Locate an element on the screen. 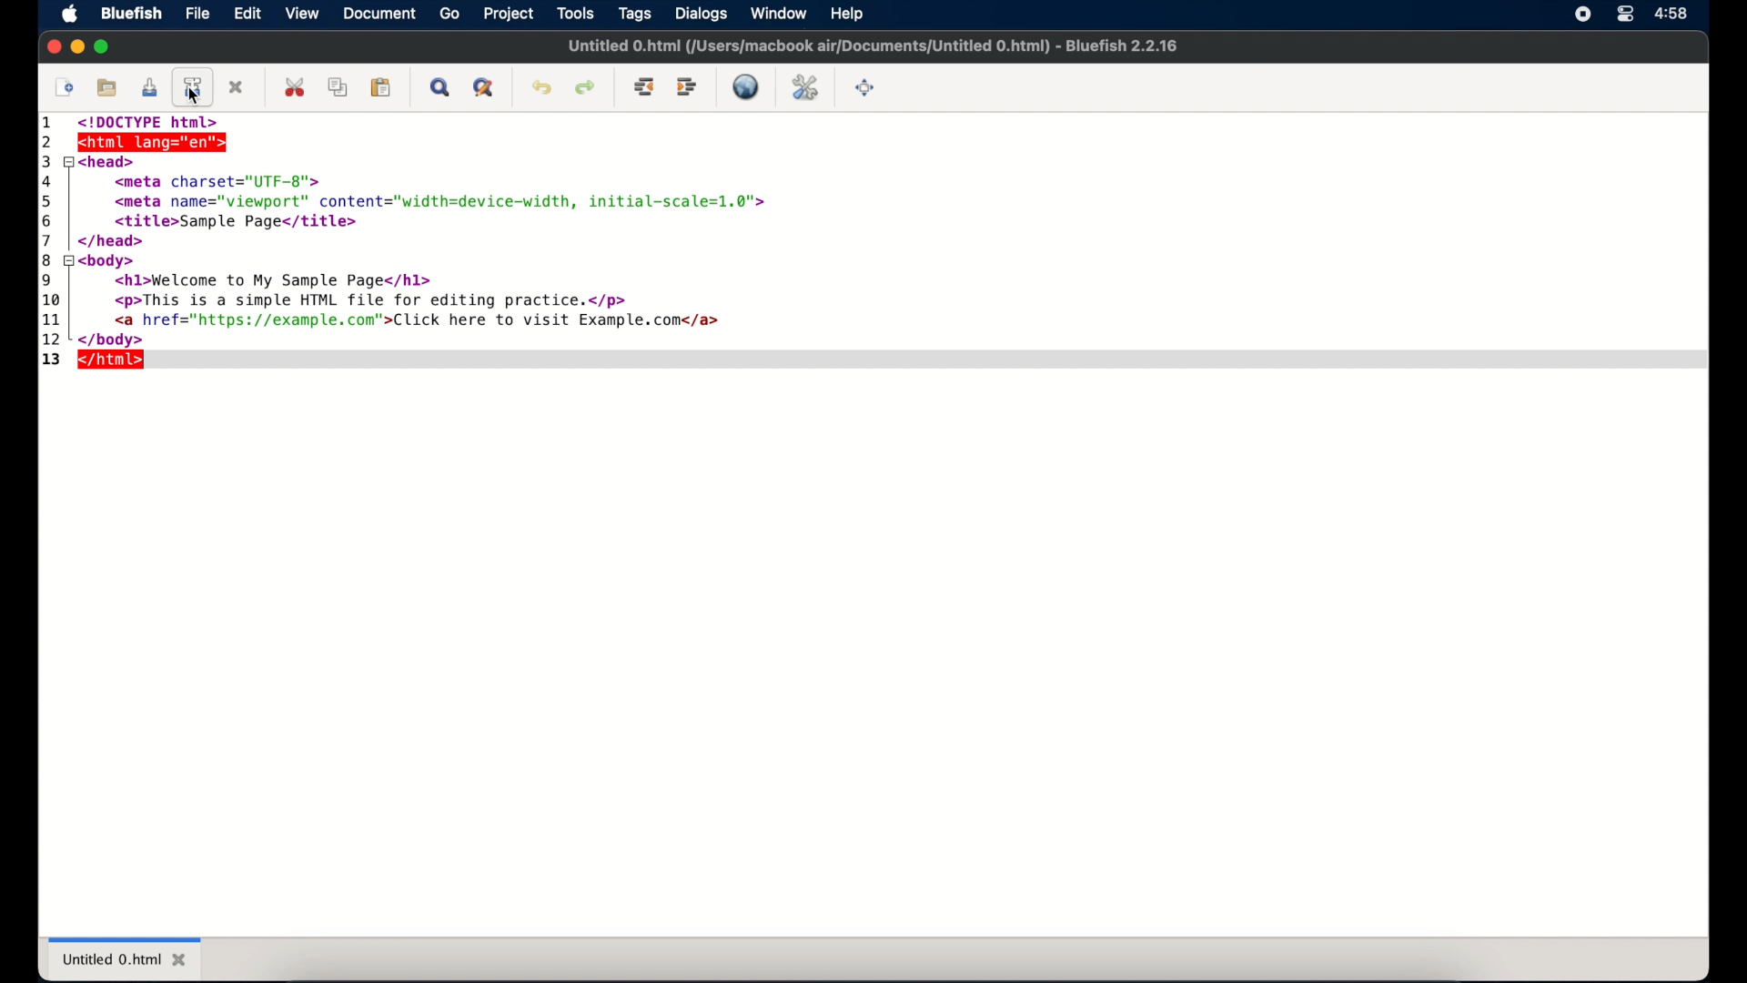  new is located at coordinates (65, 88).